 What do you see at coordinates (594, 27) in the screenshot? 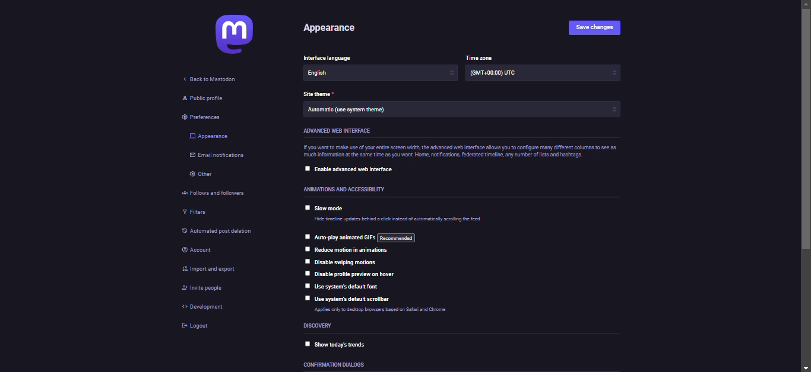
I see `save changes` at bounding box center [594, 27].